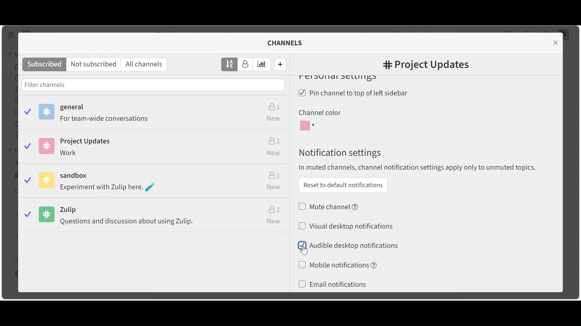 This screenshot has height=326, width=581. I want to click on Channel color dropdown menu, so click(308, 126).